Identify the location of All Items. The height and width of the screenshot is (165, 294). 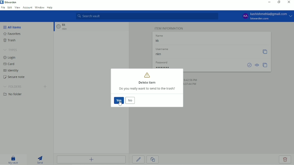
(12, 27).